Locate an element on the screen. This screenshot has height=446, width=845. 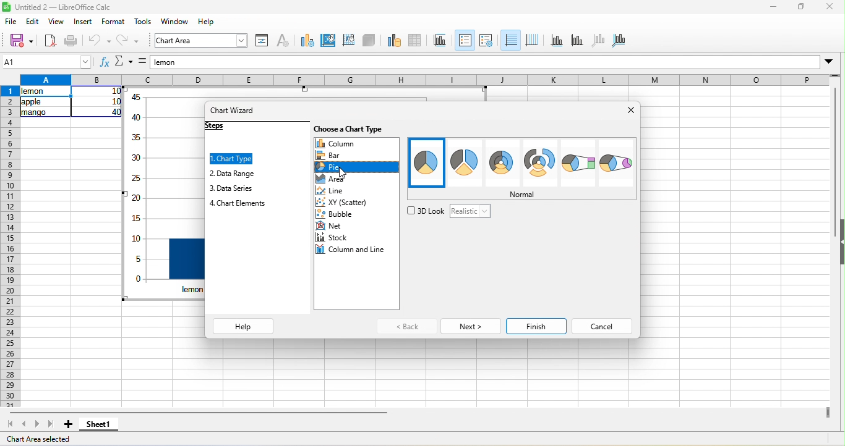
xy (scatter) is located at coordinates (350, 203).